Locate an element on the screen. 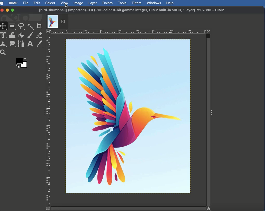  current Tab is located at coordinates (52, 21).